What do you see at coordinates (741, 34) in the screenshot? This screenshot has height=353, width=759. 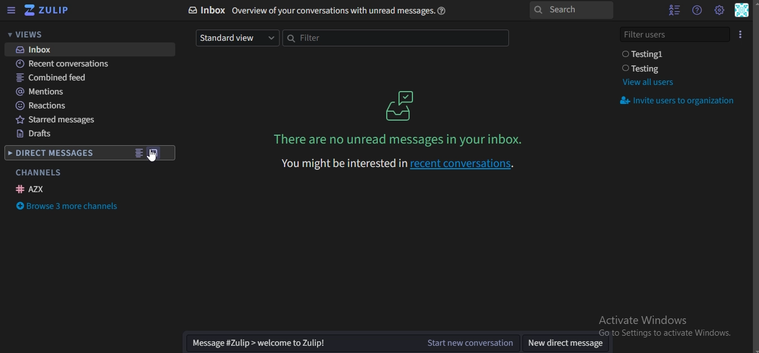 I see `icon` at bounding box center [741, 34].